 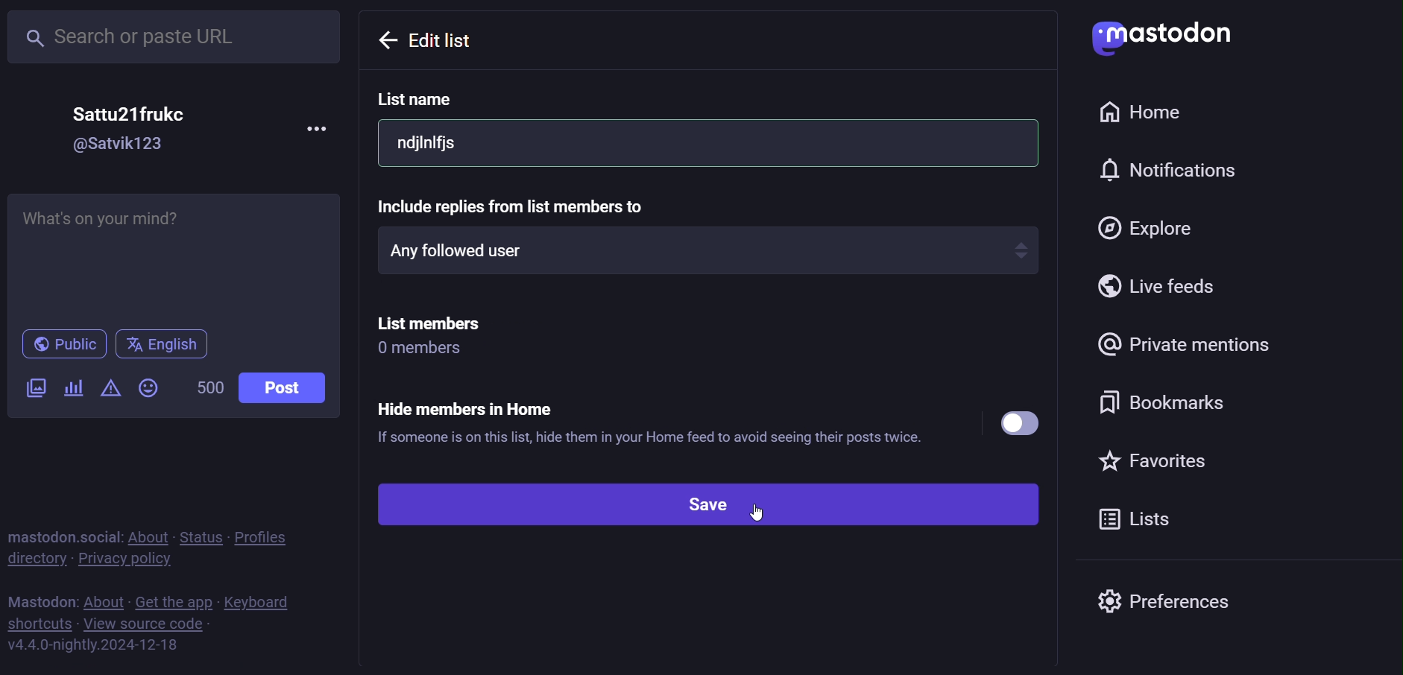 What do you see at coordinates (148, 535) in the screenshot?
I see `about` at bounding box center [148, 535].